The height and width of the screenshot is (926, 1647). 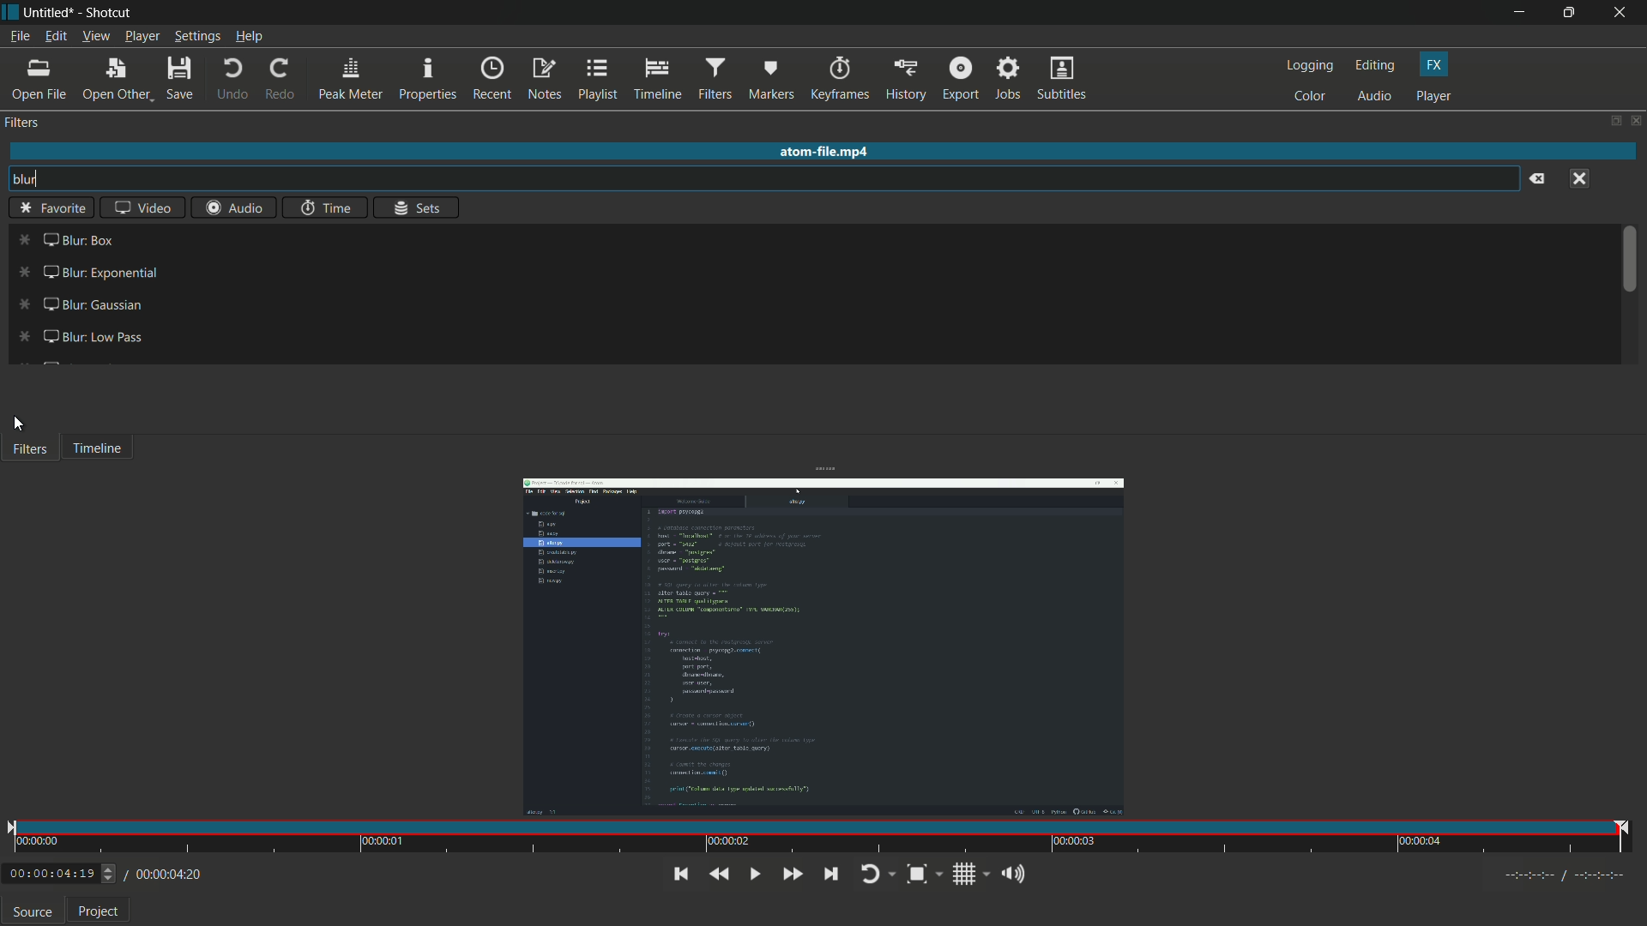 I want to click on file name, so click(x=45, y=14).